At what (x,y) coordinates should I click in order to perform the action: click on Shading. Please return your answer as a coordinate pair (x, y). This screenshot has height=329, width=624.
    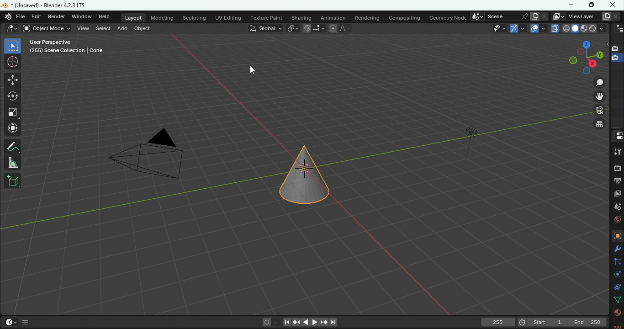
    Looking at the image, I should click on (602, 28).